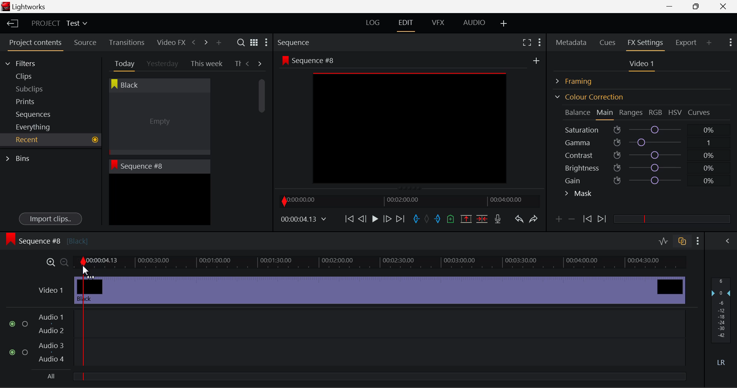 This screenshot has width=737, height=388. What do you see at coordinates (408, 201) in the screenshot?
I see `Project Timeline Navigator` at bounding box center [408, 201].